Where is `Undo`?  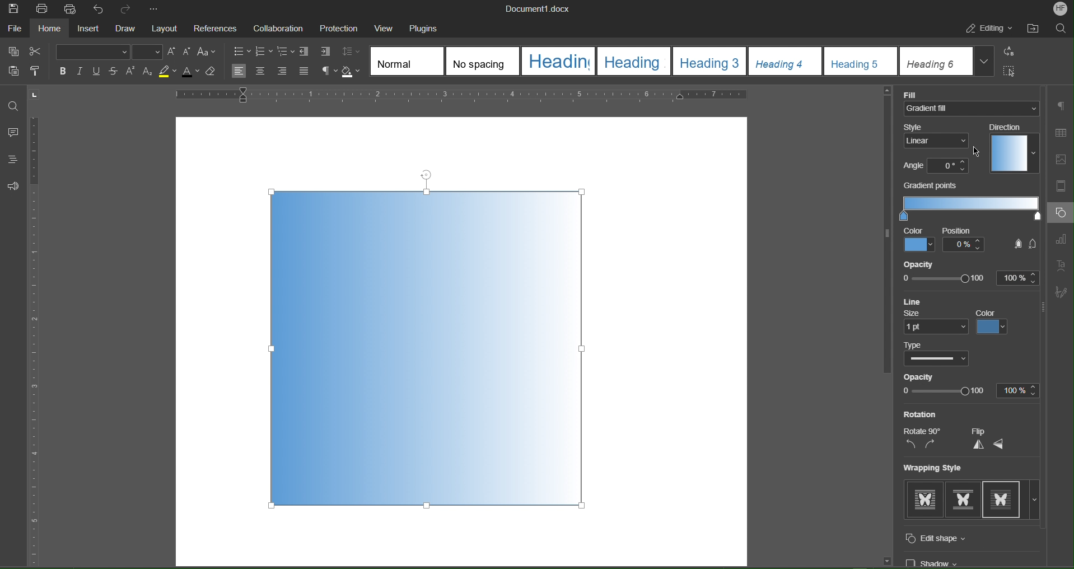 Undo is located at coordinates (99, 9).